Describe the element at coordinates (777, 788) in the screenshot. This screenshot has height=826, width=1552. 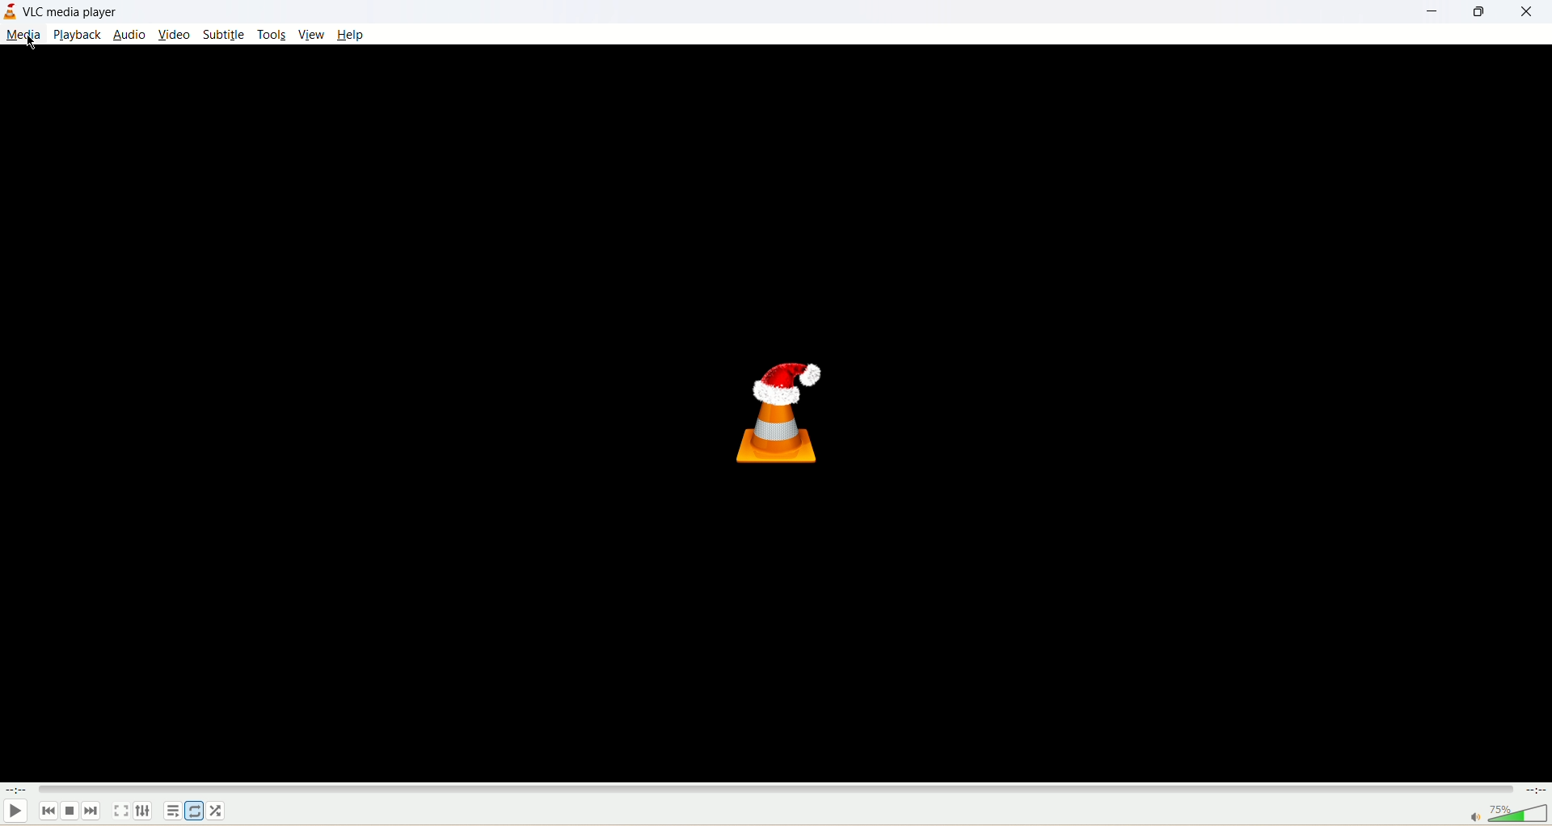
I see `progress bar` at that location.